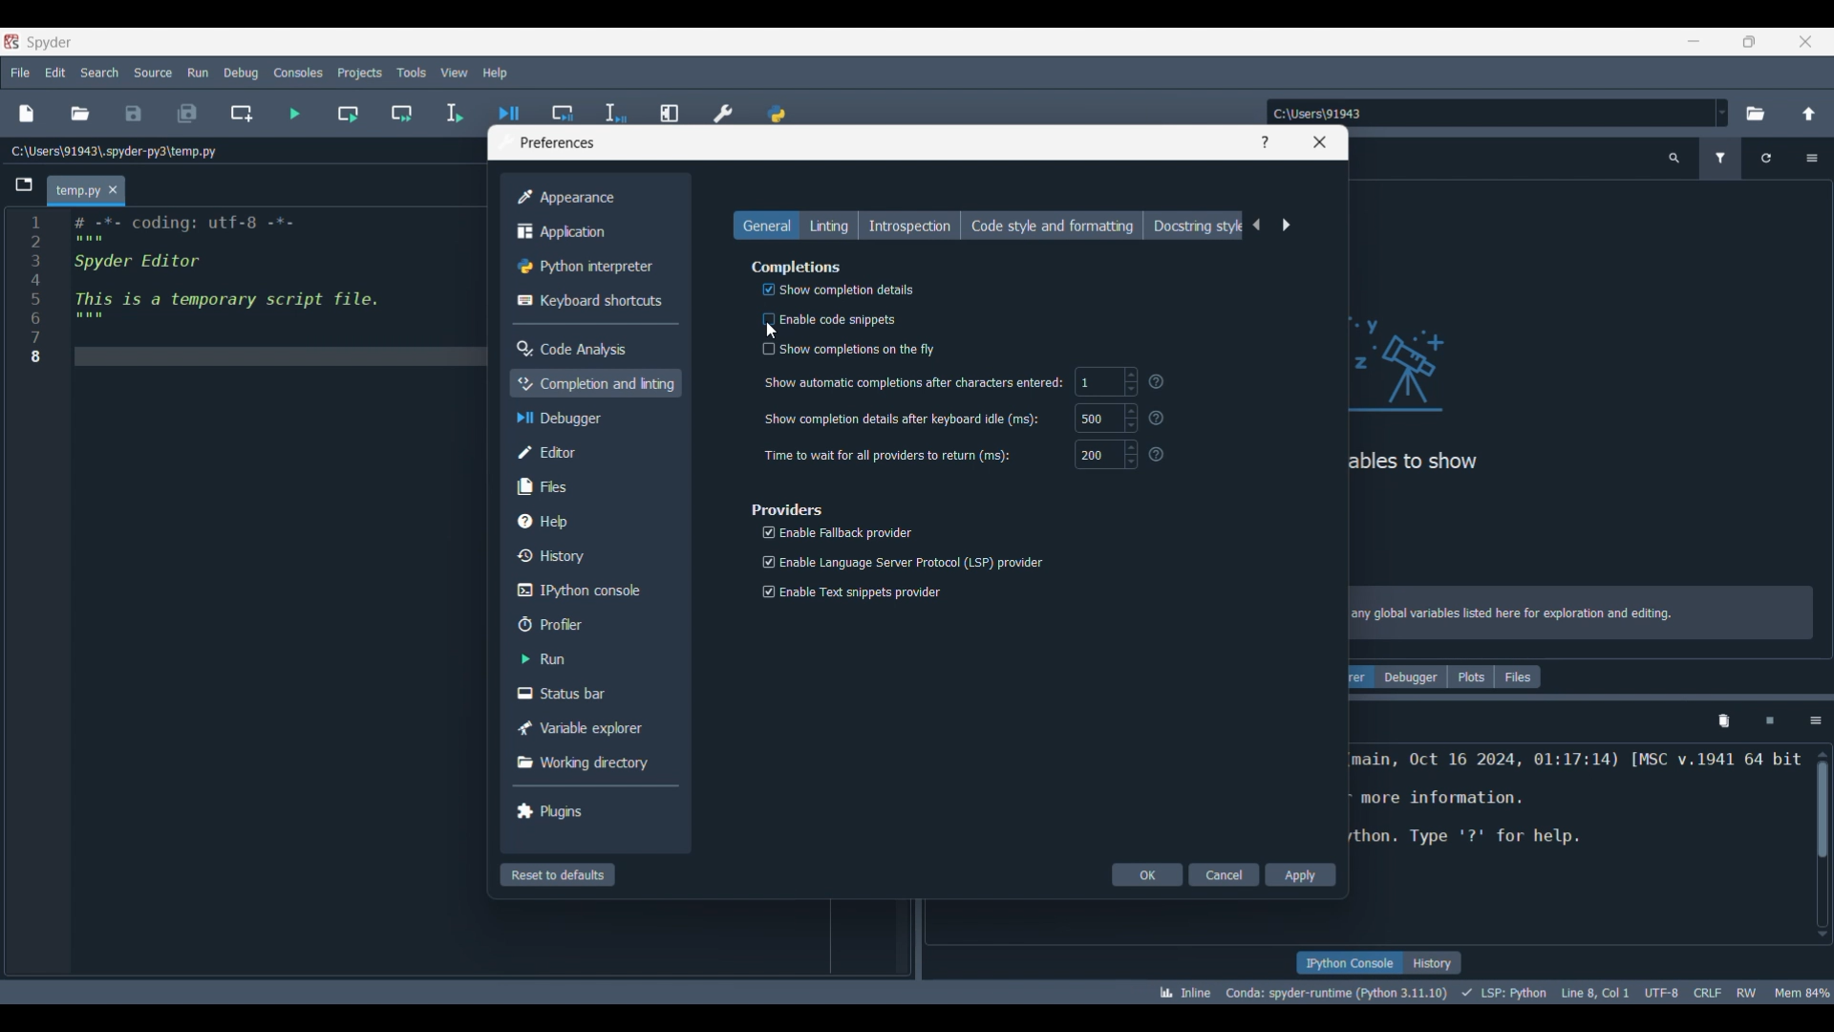 This screenshot has height=1032, width=1834. What do you see at coordinates (1433, 962) in the screenshot?
I see `History` at bounding box center [1433, 962].